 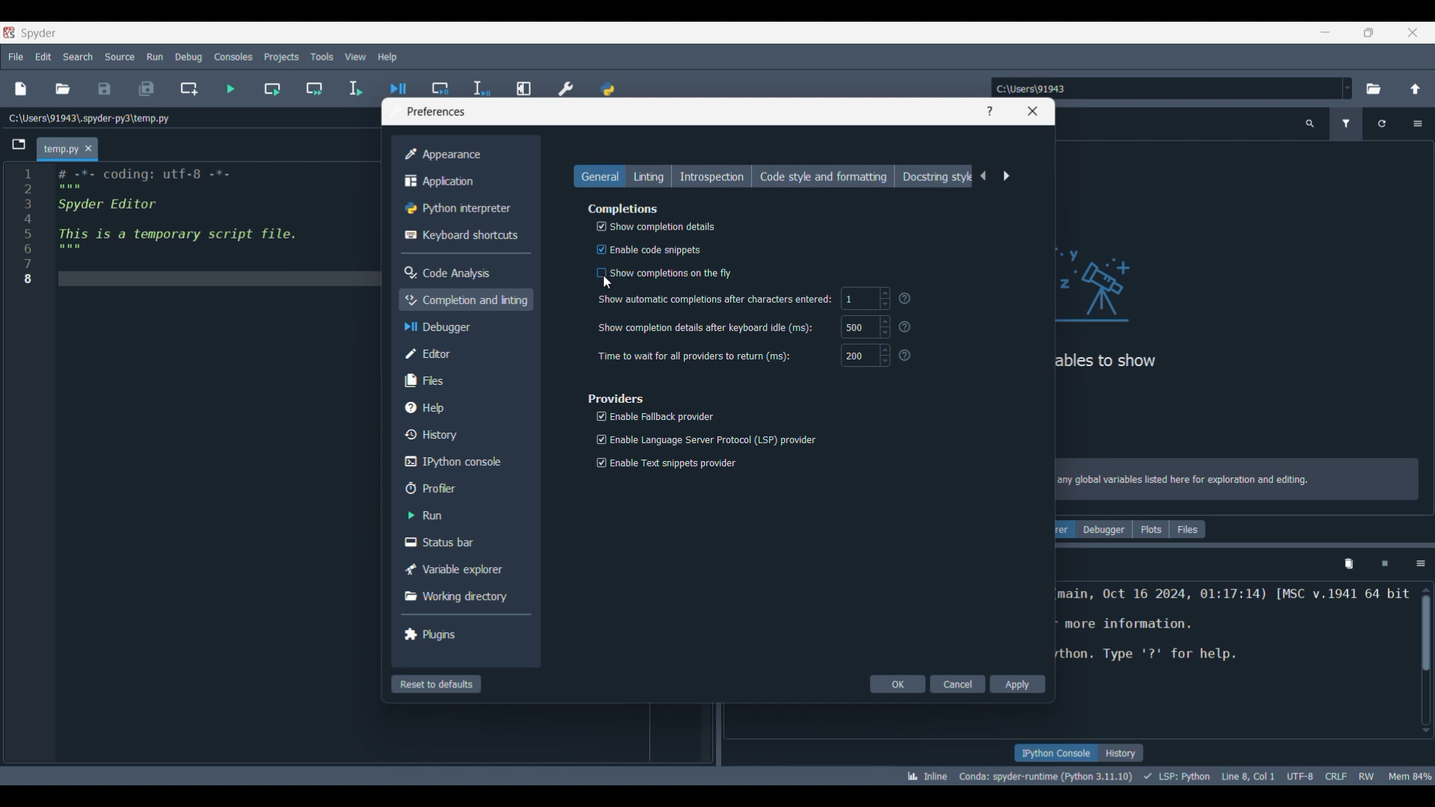 What do you see at coordinates (1347, 124) in the screenshot?
I see `Filter variables` at bounding box center [1347, 124].